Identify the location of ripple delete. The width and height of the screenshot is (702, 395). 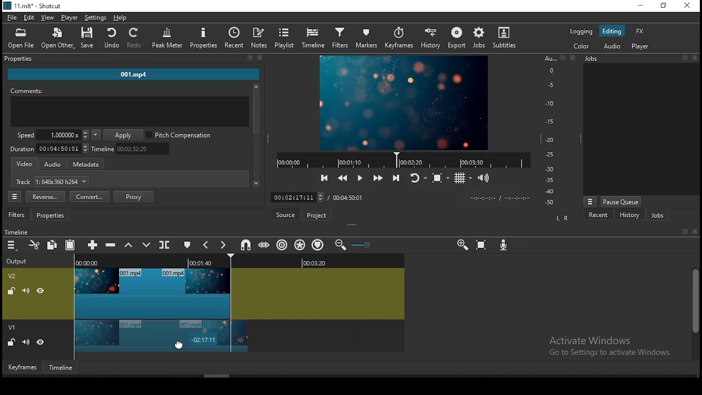
(112, 244).